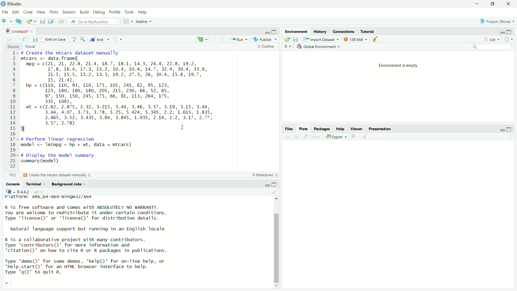 The height and width of the screenshot is (291, 517). What do you see at coordinates (303, 129) in the screenshot?
I see `Plots` at bounding box center [303, 129].